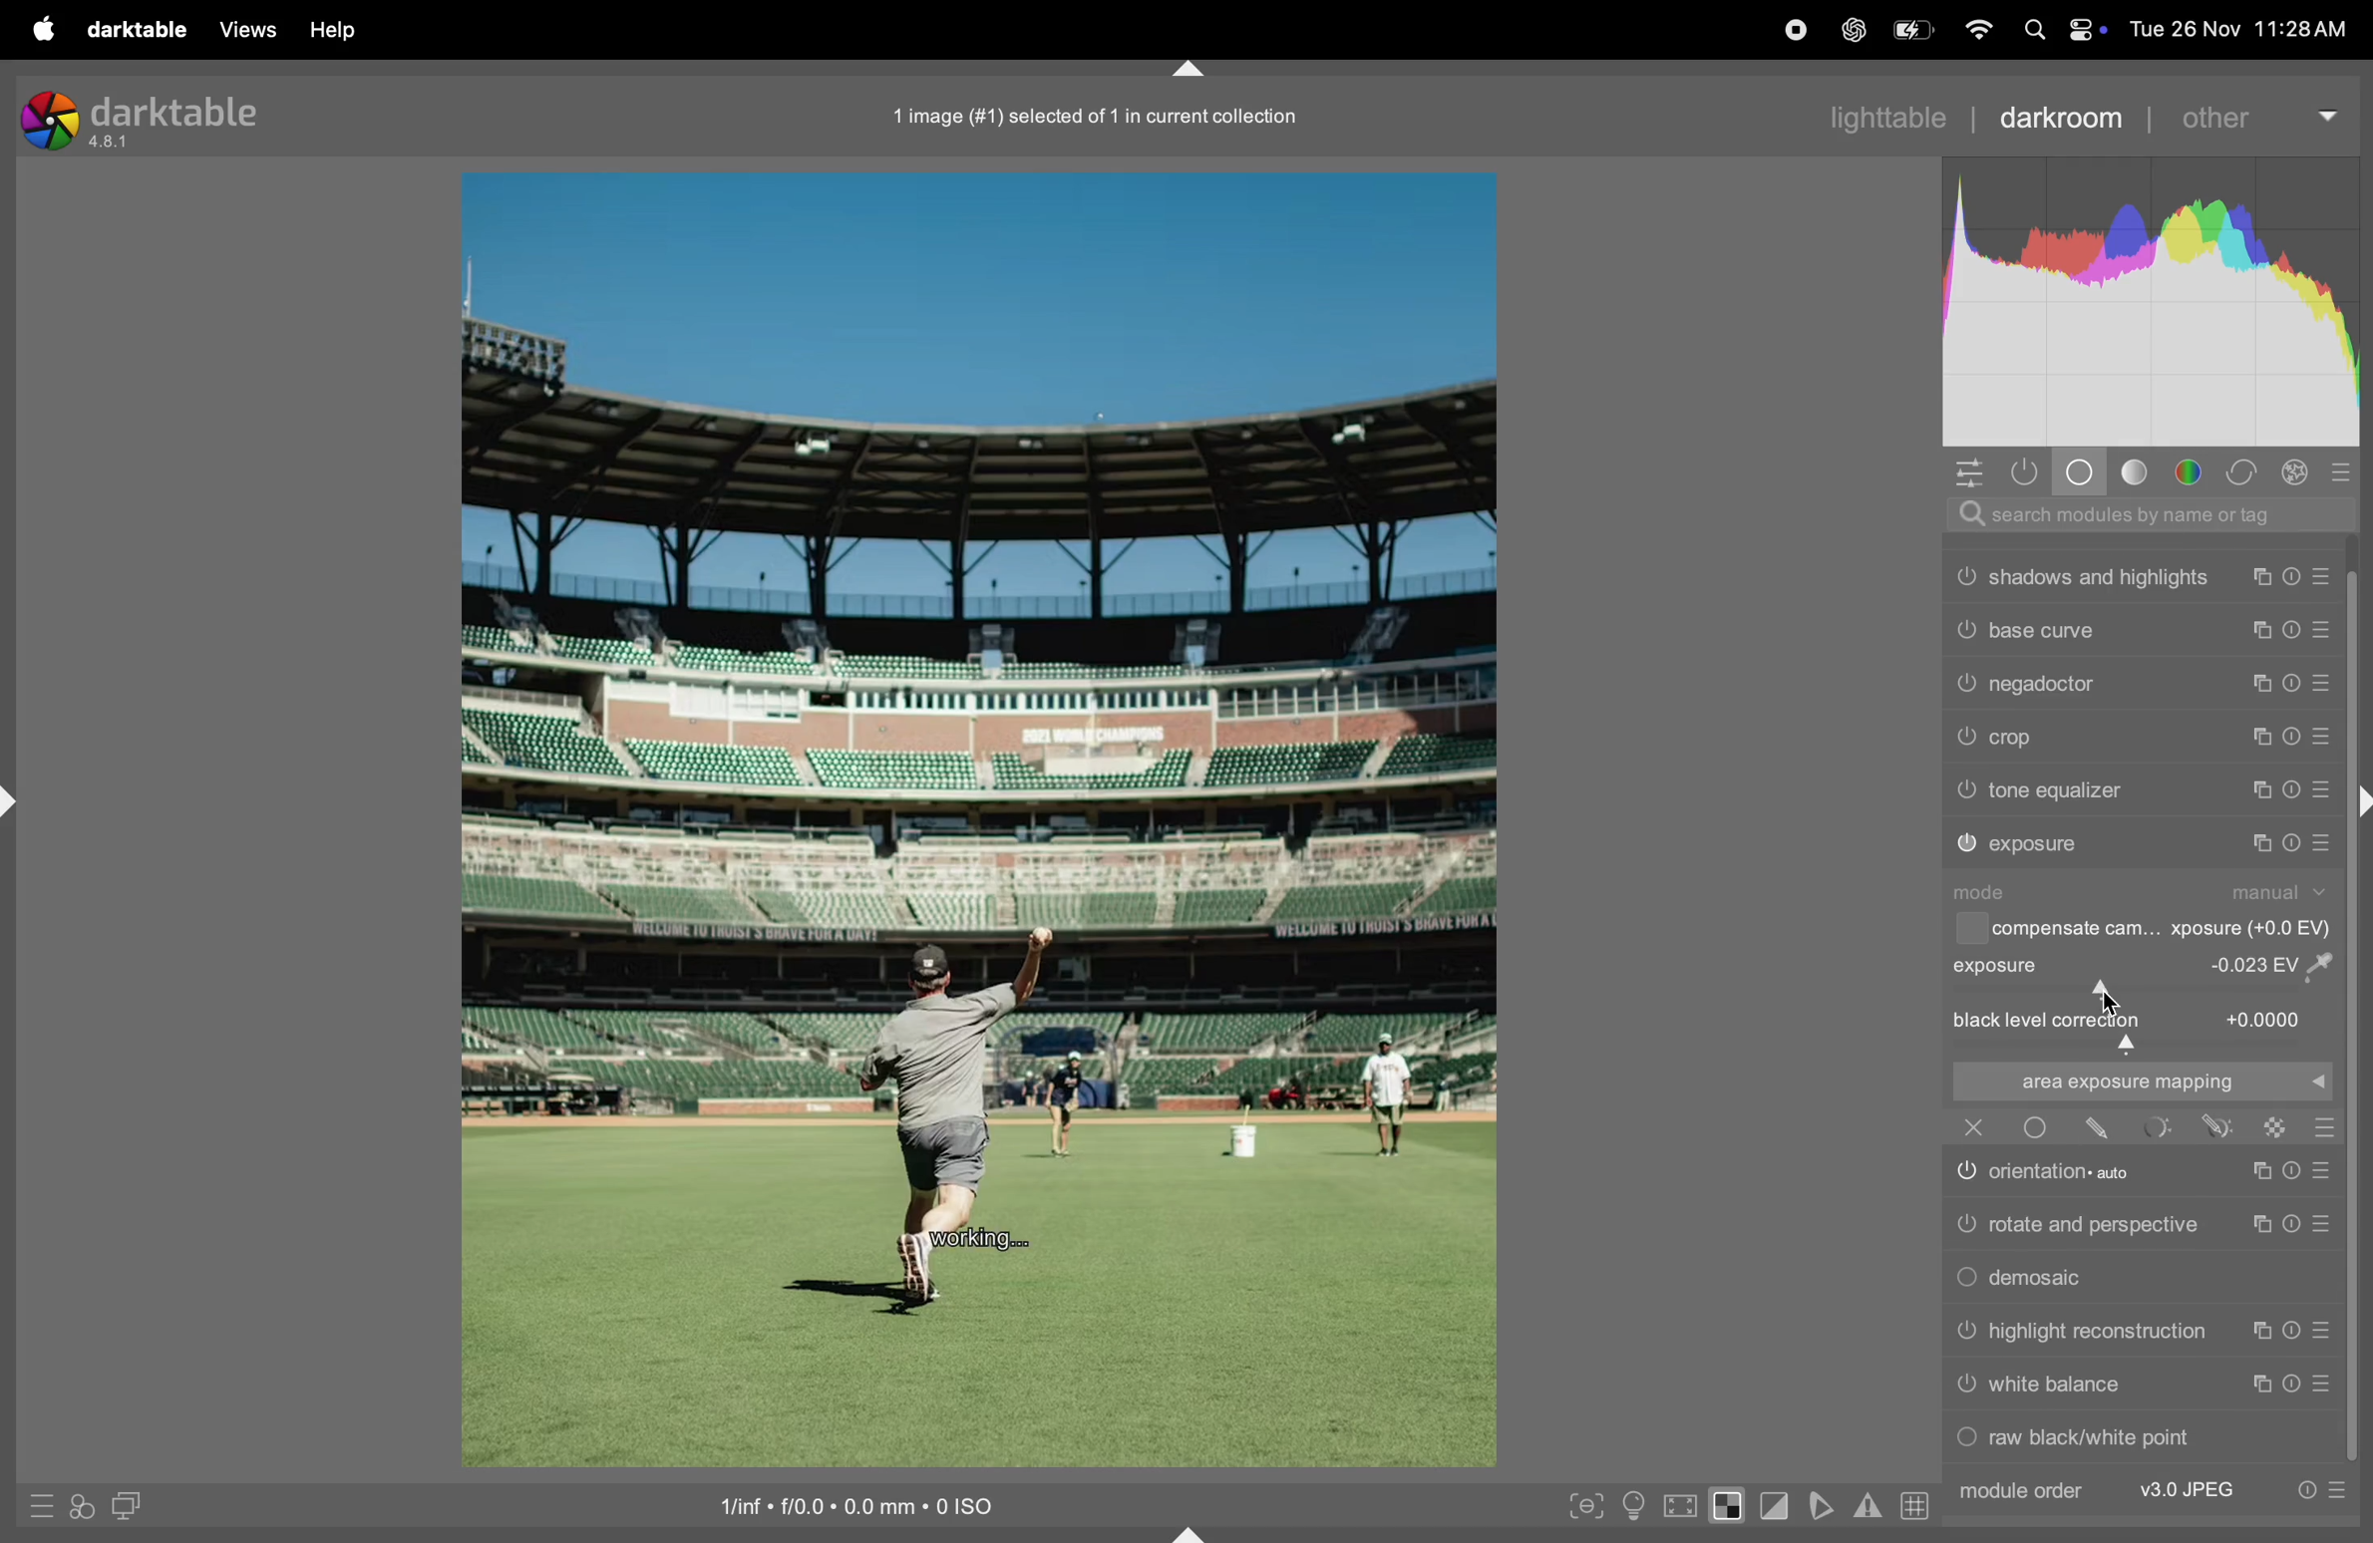 This screenshot has width=2373, height=1543. What do you see at coordinates (1779, 1507) in the screenshot?
I see `toggle clipping indication` at bounding box center [1779, 1507].